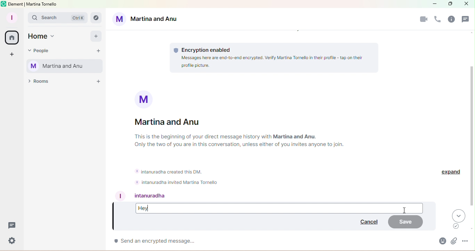  Describe the element at coordinates (153, 195) in the screenshot. I see `Intanuradha` at that location.